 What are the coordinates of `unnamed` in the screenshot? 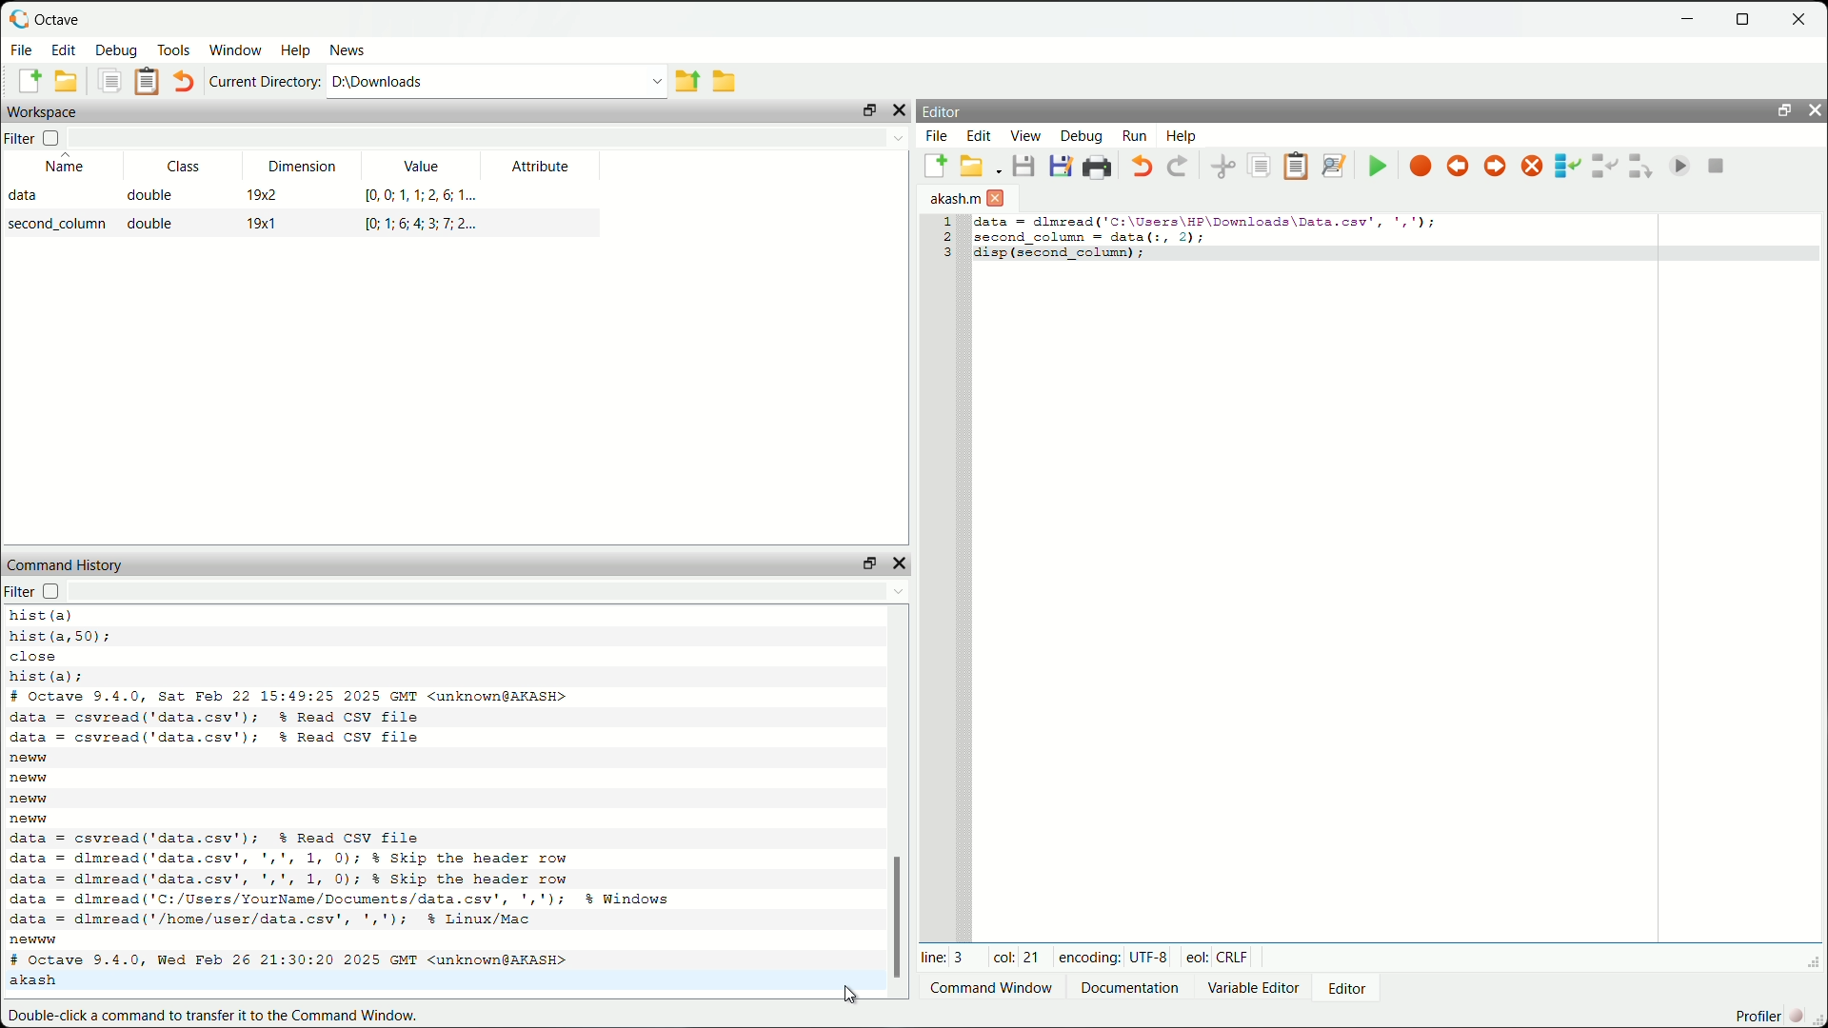 It's located at (979, 200).